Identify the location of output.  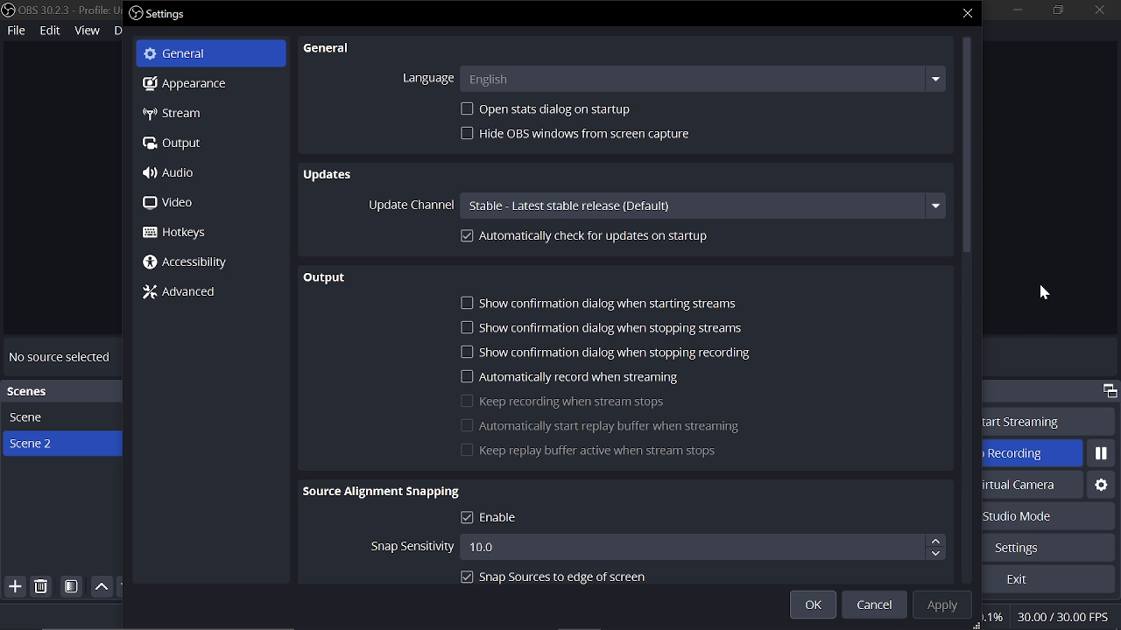
(208, 145).